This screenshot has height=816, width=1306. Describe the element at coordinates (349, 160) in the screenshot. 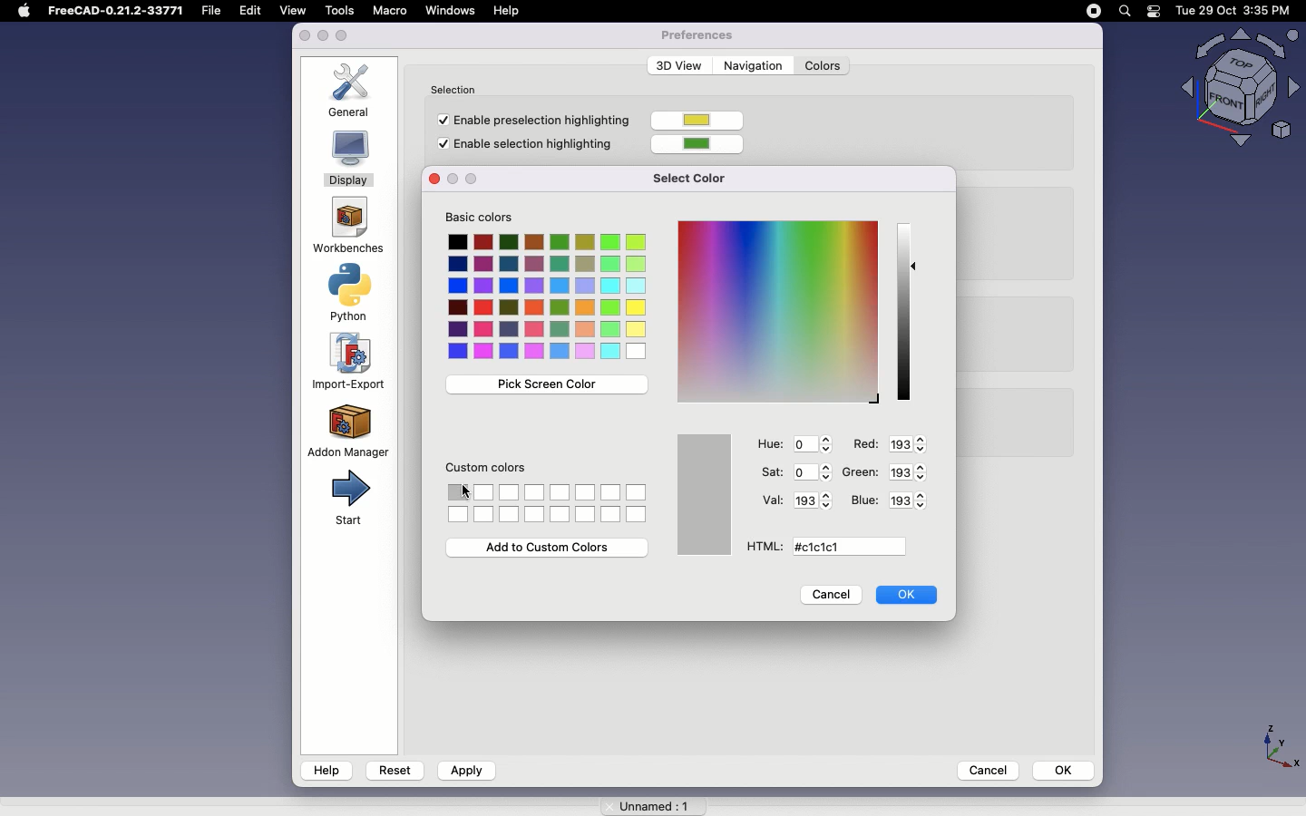

I see `Display ` at that location.